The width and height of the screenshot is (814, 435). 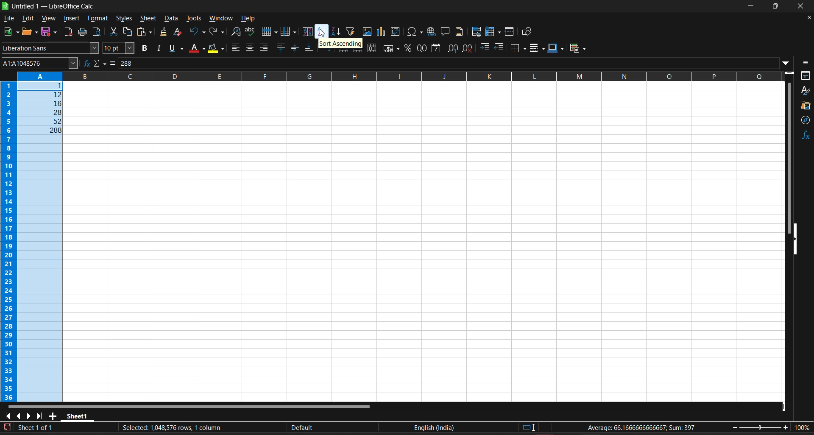 I want to click on redo, so click(x=216, y=32).